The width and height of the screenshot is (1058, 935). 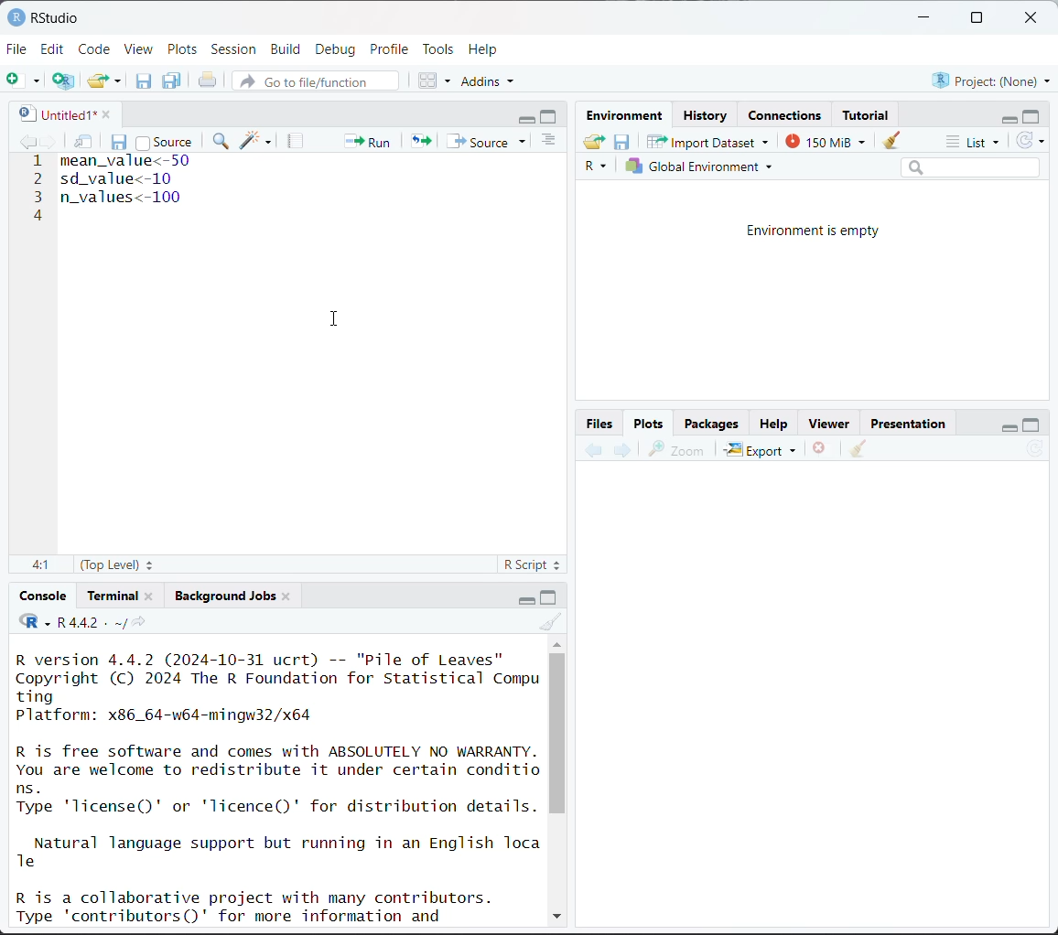 I want to click on Help, so click(x=485, y=48).